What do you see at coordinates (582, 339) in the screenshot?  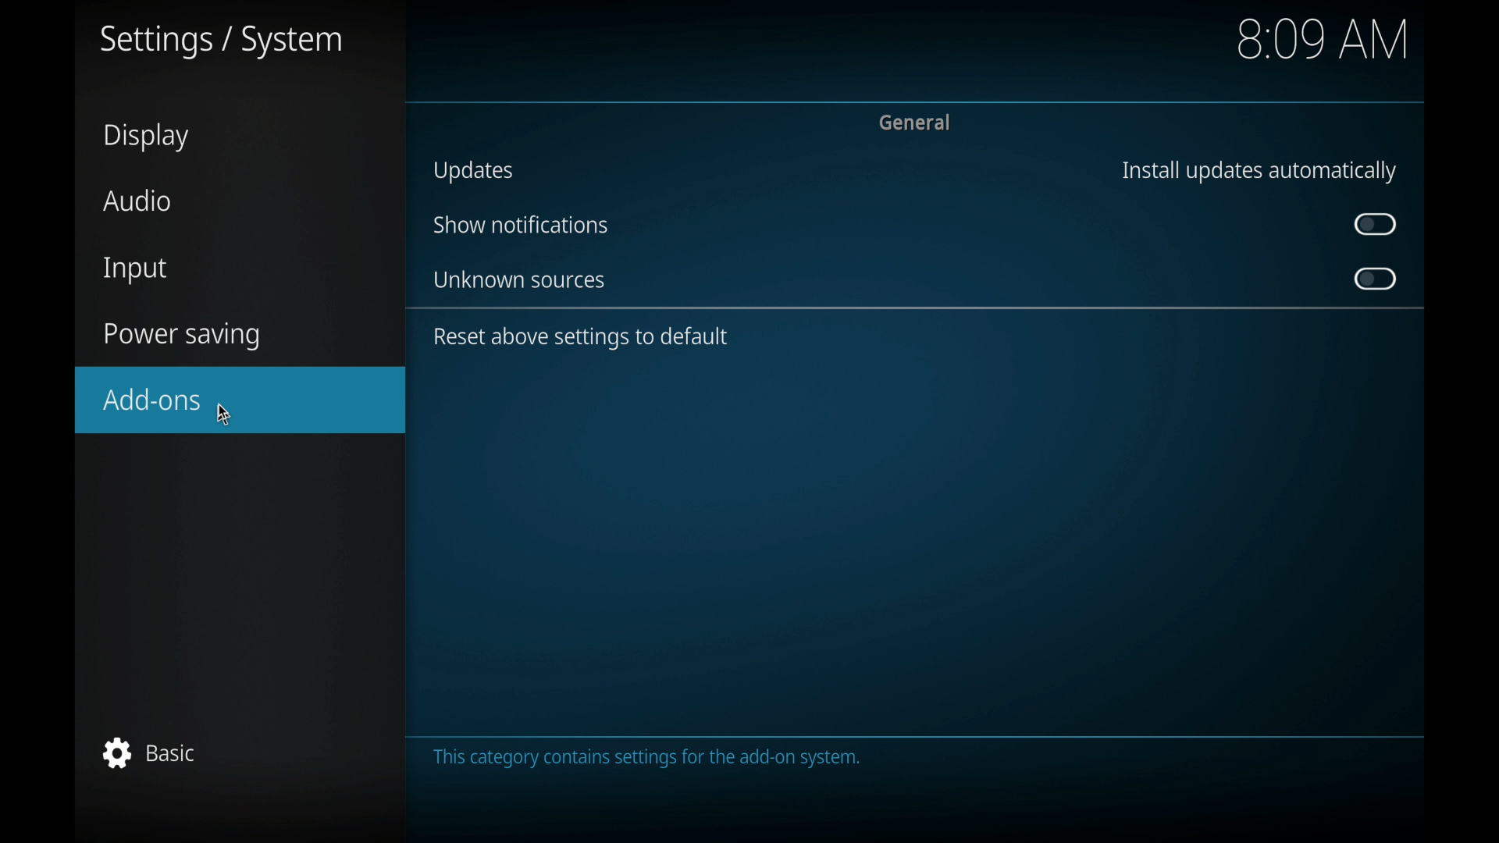 I see `reset above settings to default` at bounding box center [582, 339].